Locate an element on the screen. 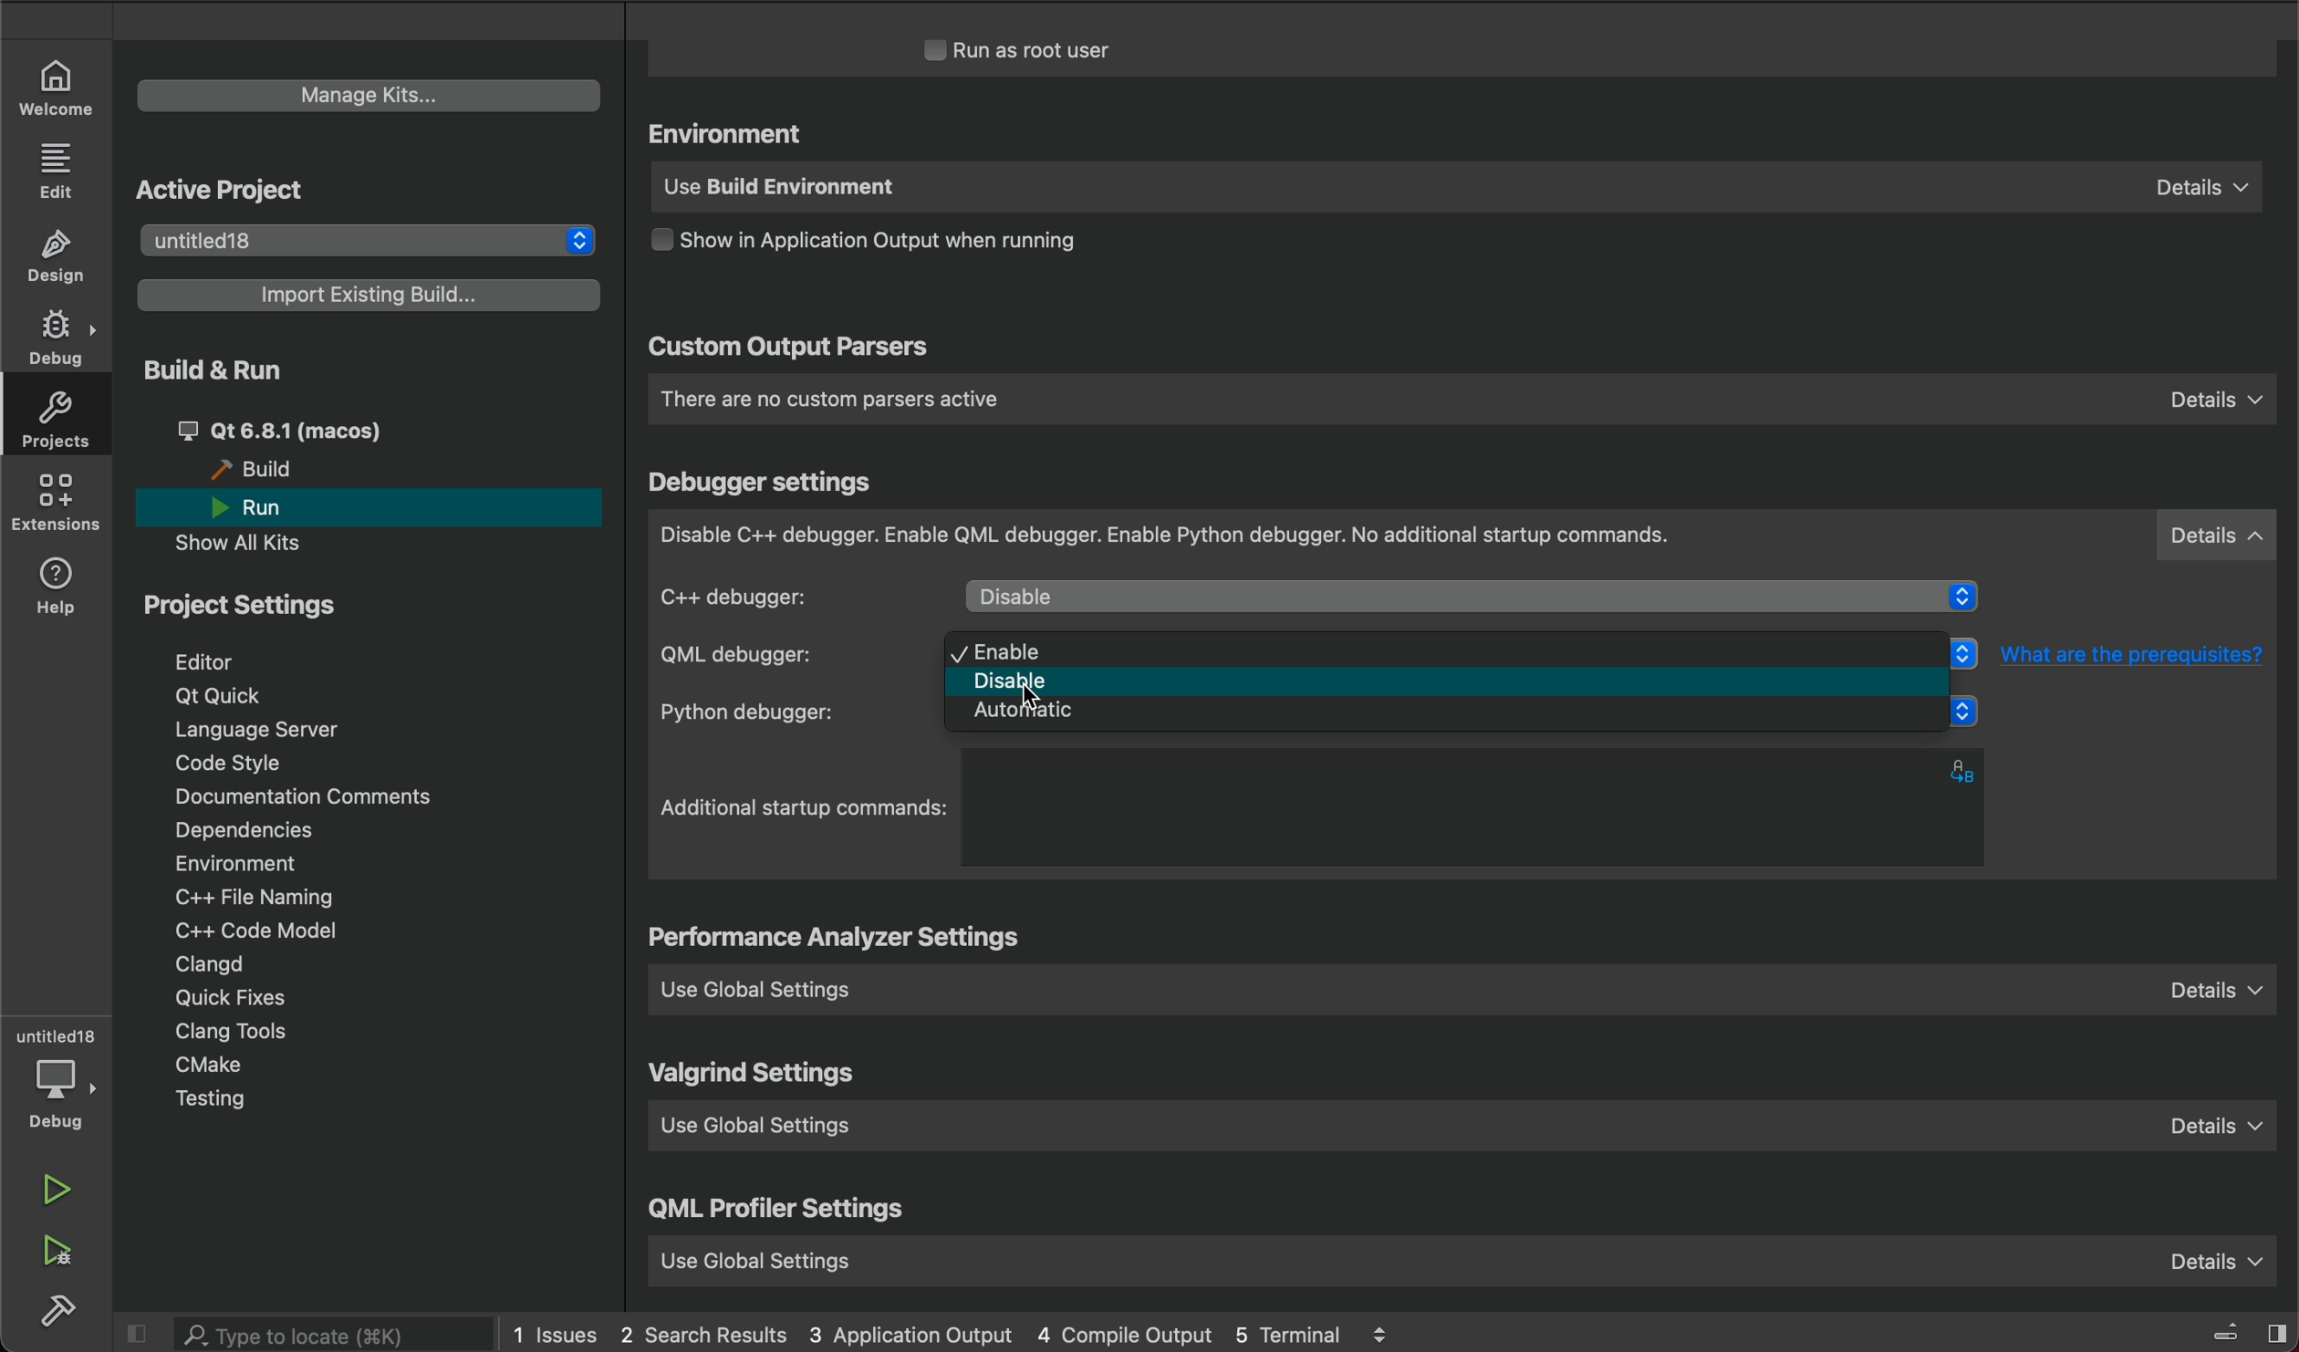 The image size is (2299, 1352). dependencies is located at coordinates (242, 829).